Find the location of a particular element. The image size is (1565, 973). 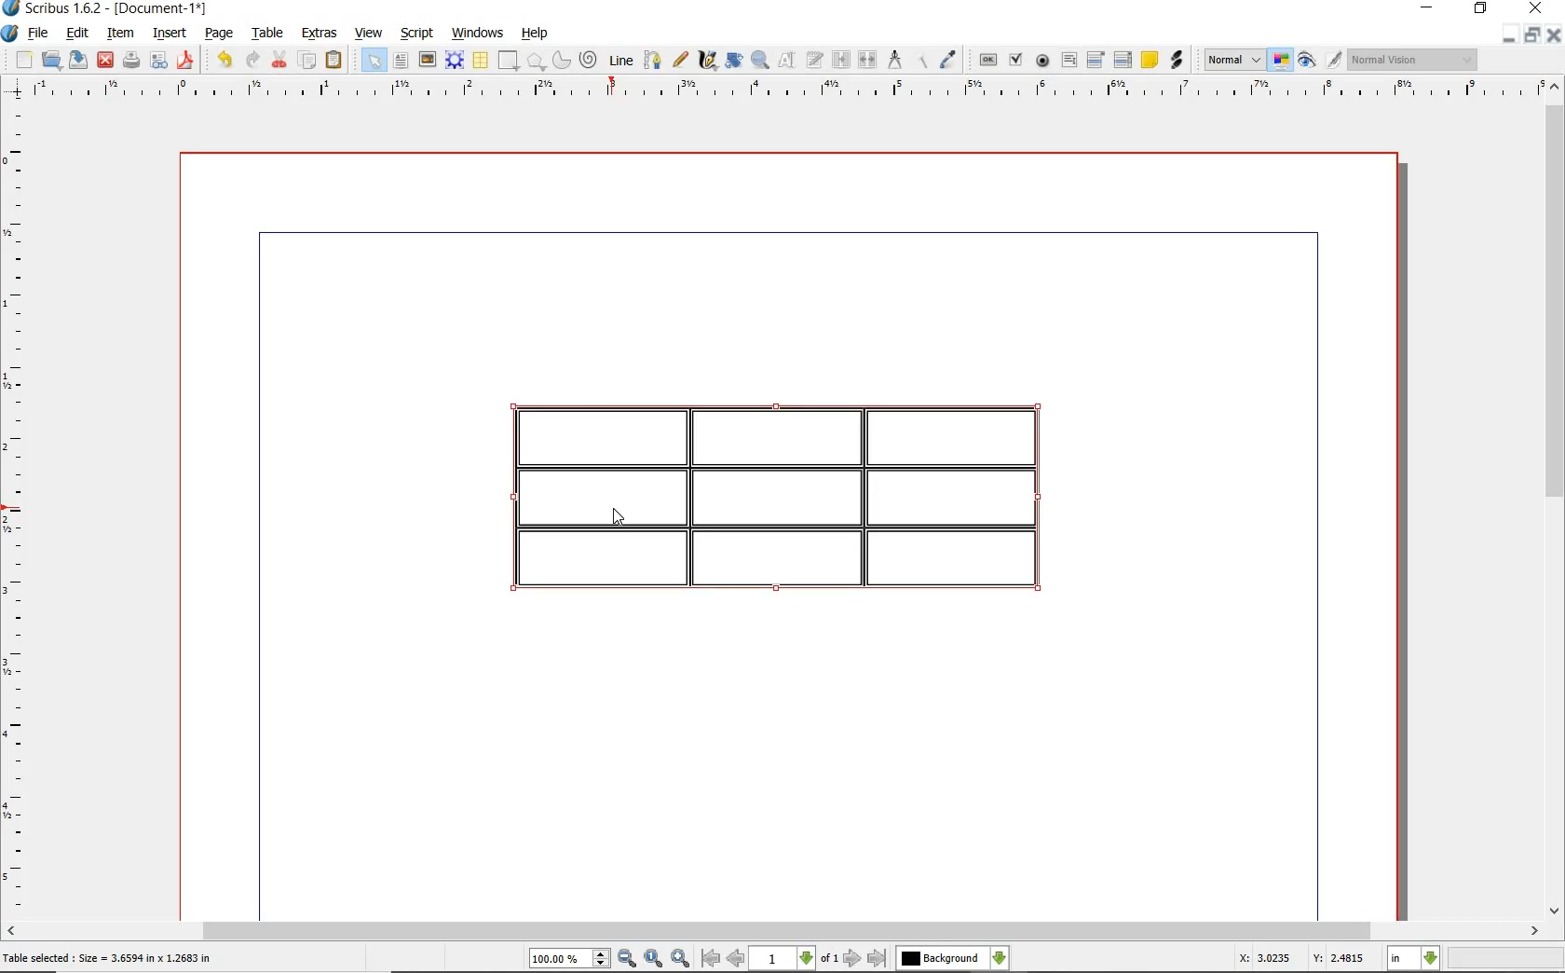

link annotation is located at coordinates (1177, 61).